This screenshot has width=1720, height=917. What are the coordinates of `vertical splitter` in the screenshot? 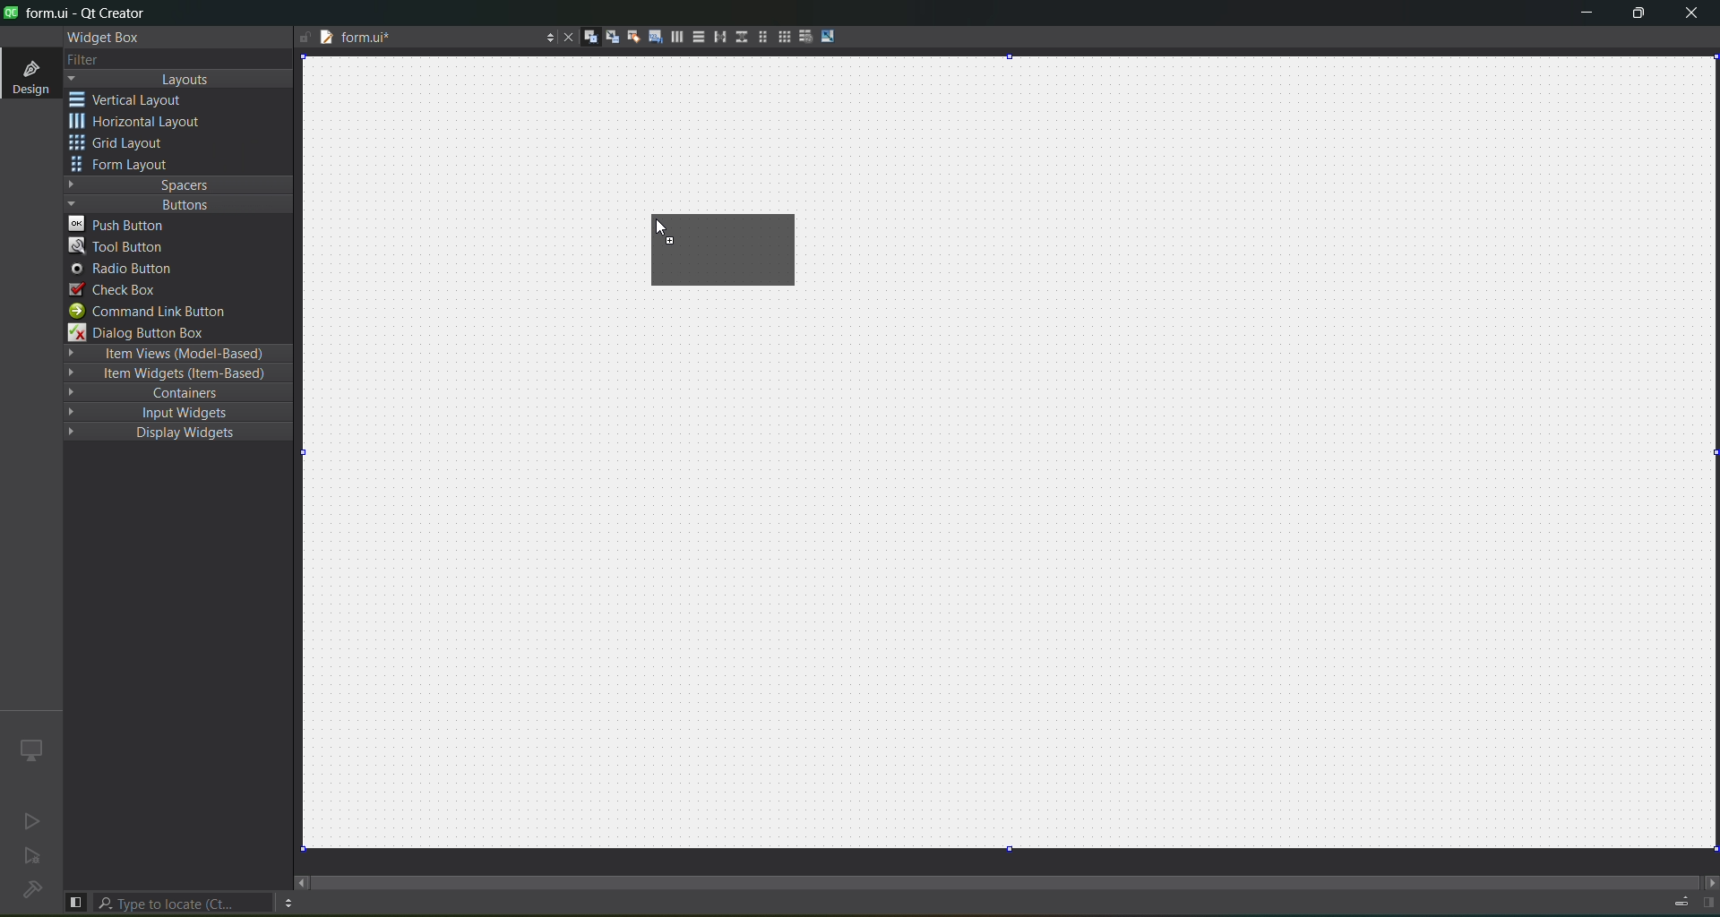 It's located at (739, 36).